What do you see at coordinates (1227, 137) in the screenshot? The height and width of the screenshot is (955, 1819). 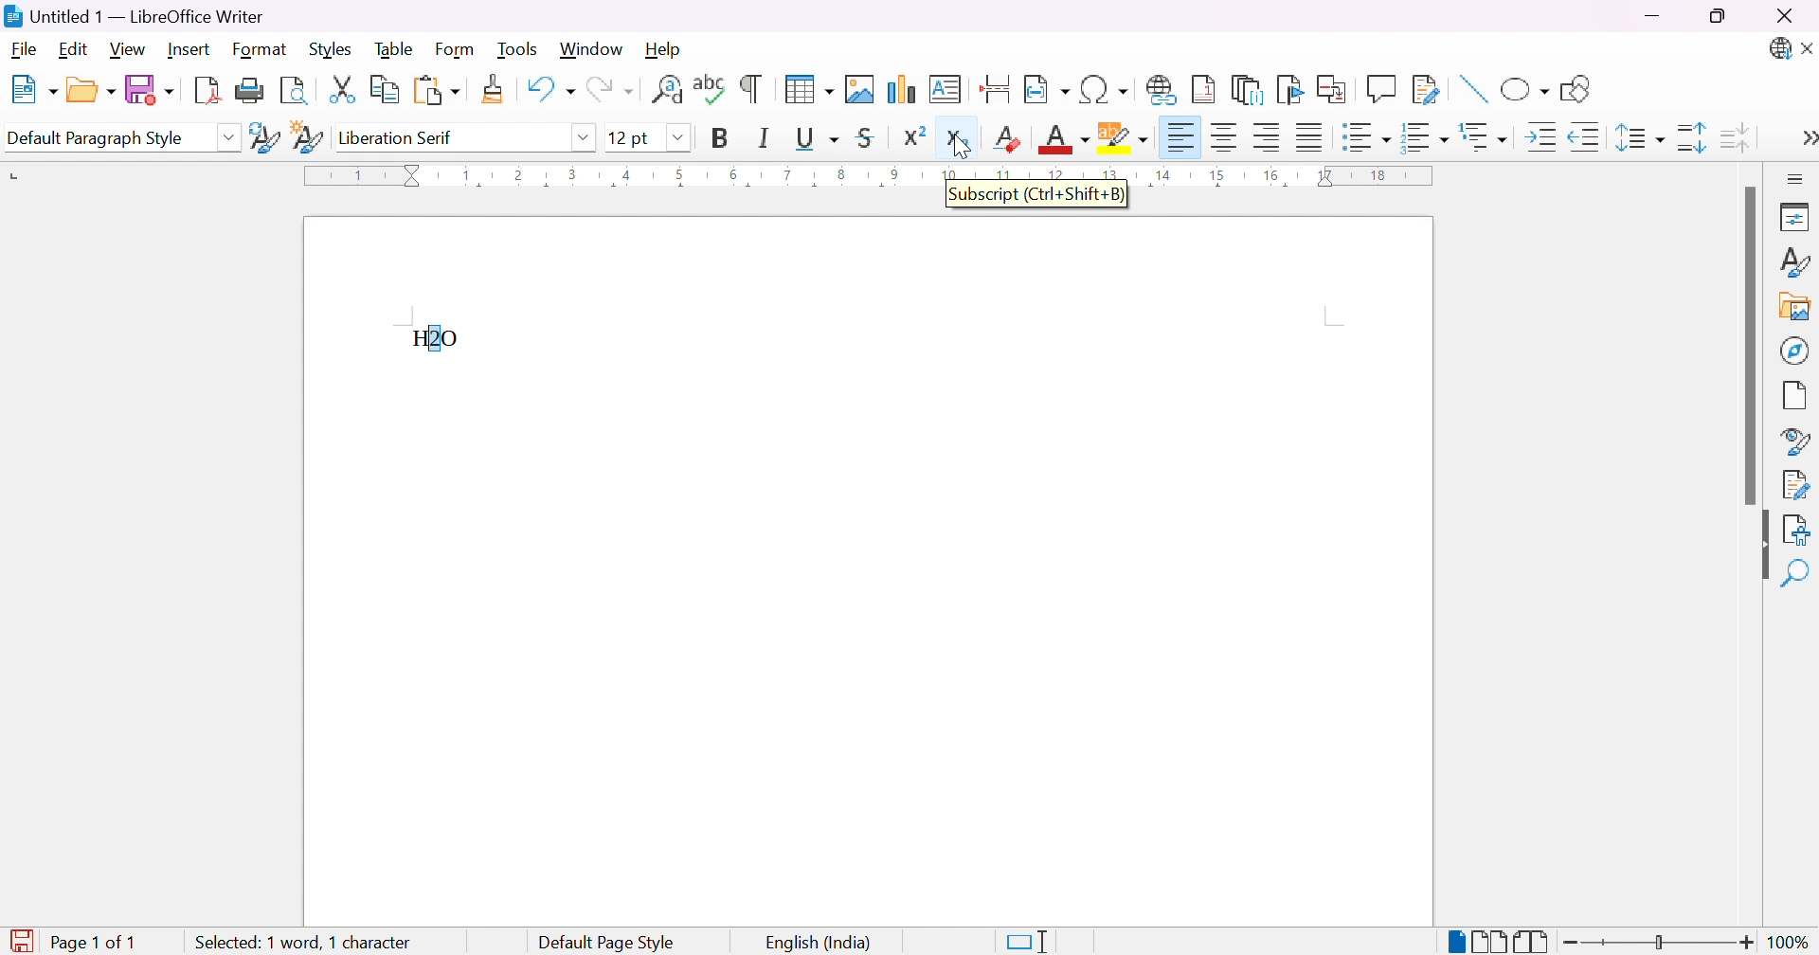 I see `Align center` at bounding box center [1227, 137].